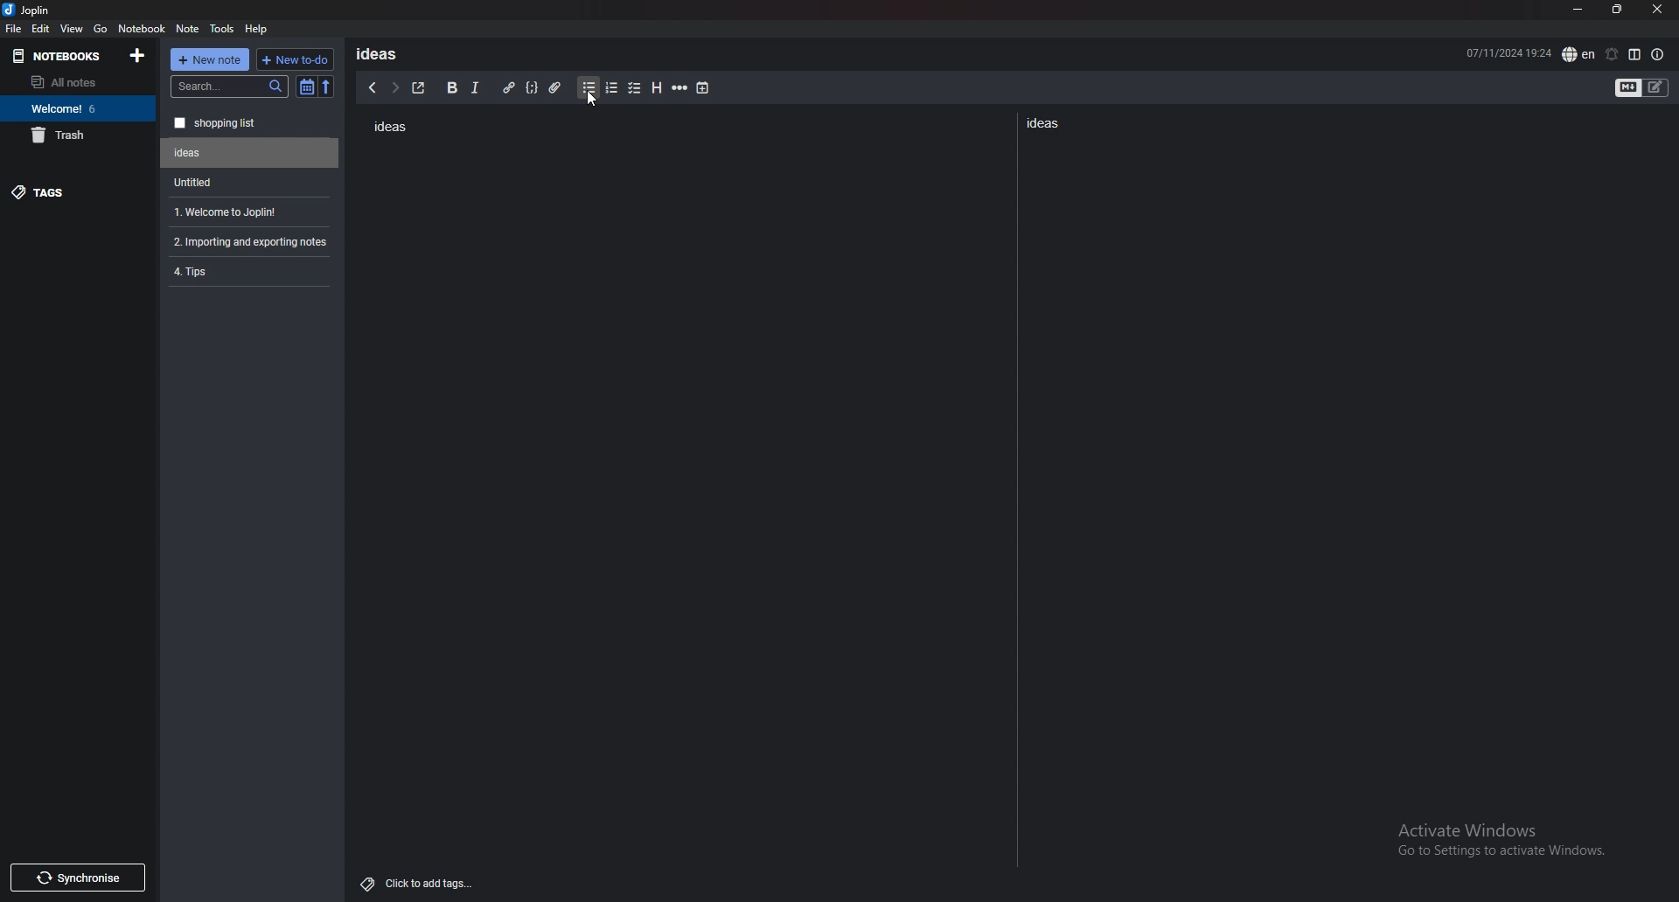  I want to click on hyperlink, so click(508, 88).